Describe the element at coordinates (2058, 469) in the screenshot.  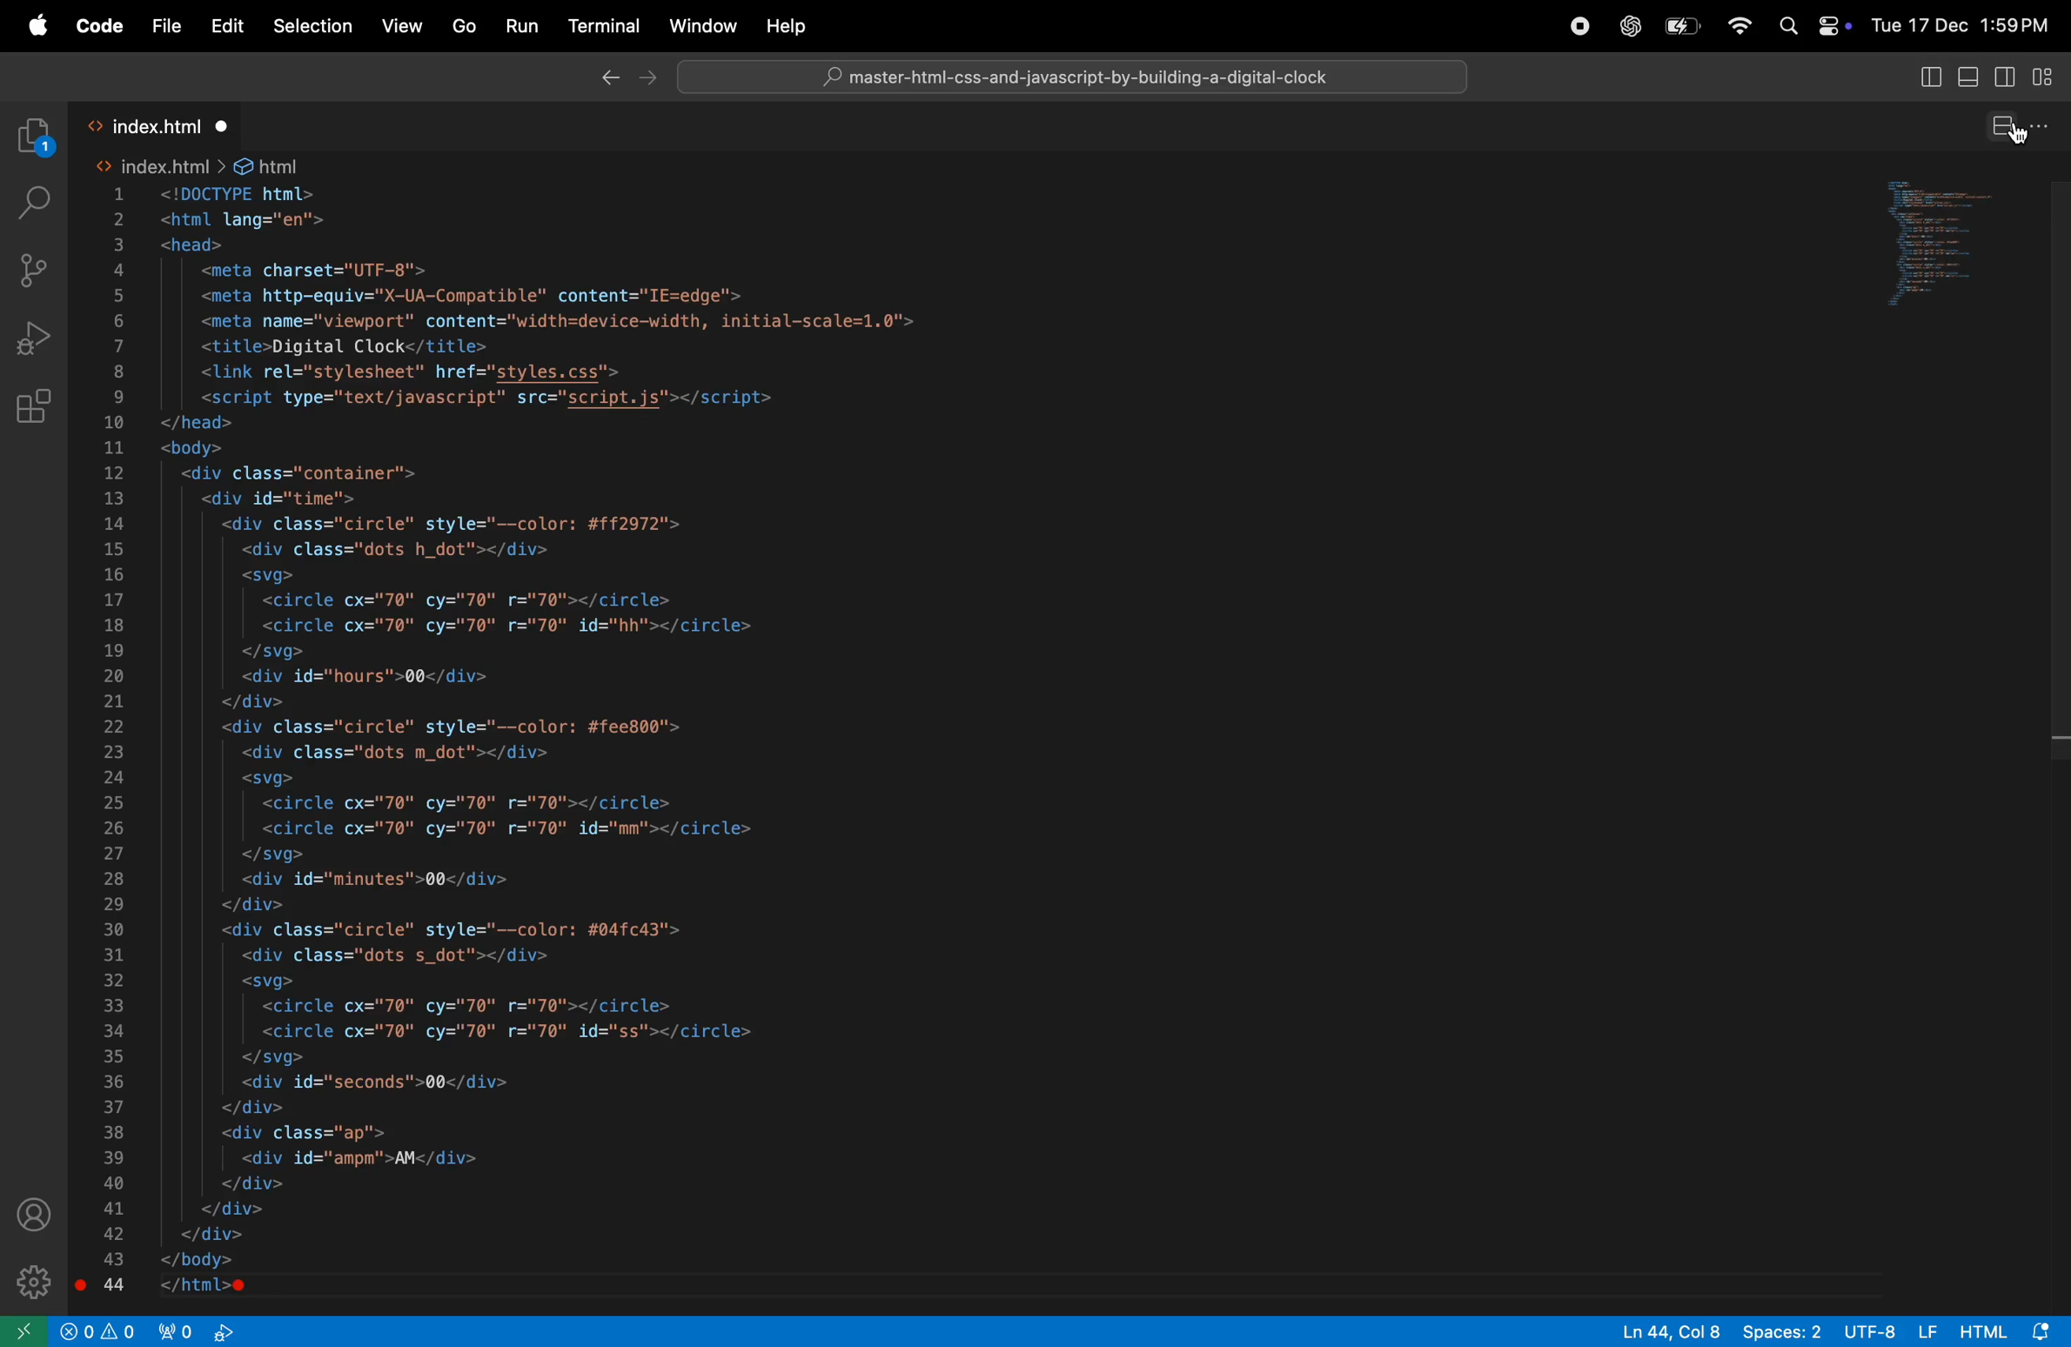
I see `Vertical scroll bar` at that location.